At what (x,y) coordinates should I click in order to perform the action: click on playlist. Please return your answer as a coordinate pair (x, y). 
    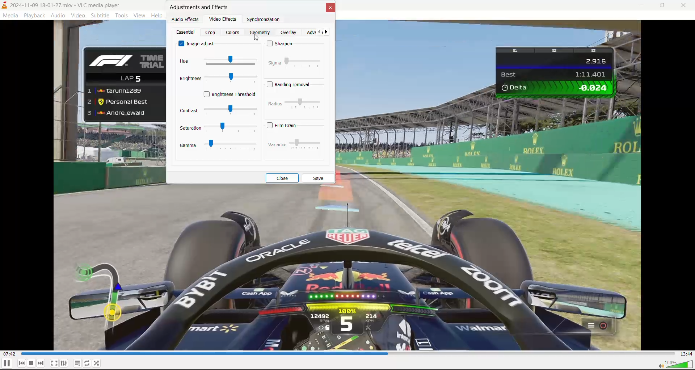
    Looking at the image, I should click on (78, 363).